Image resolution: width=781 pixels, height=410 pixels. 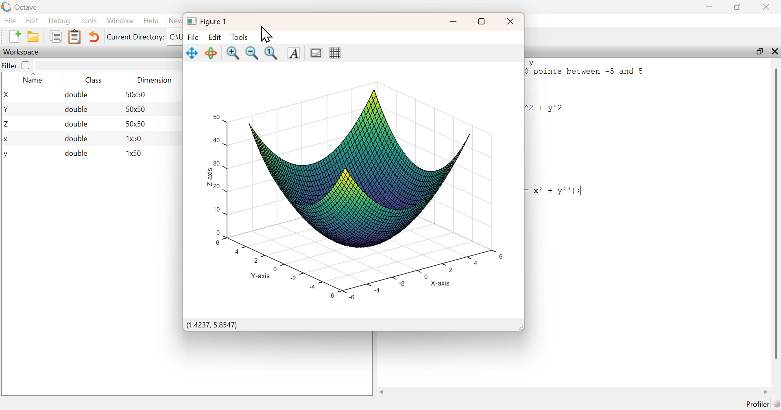 I want to click on Help, so click(x=151, y=20).